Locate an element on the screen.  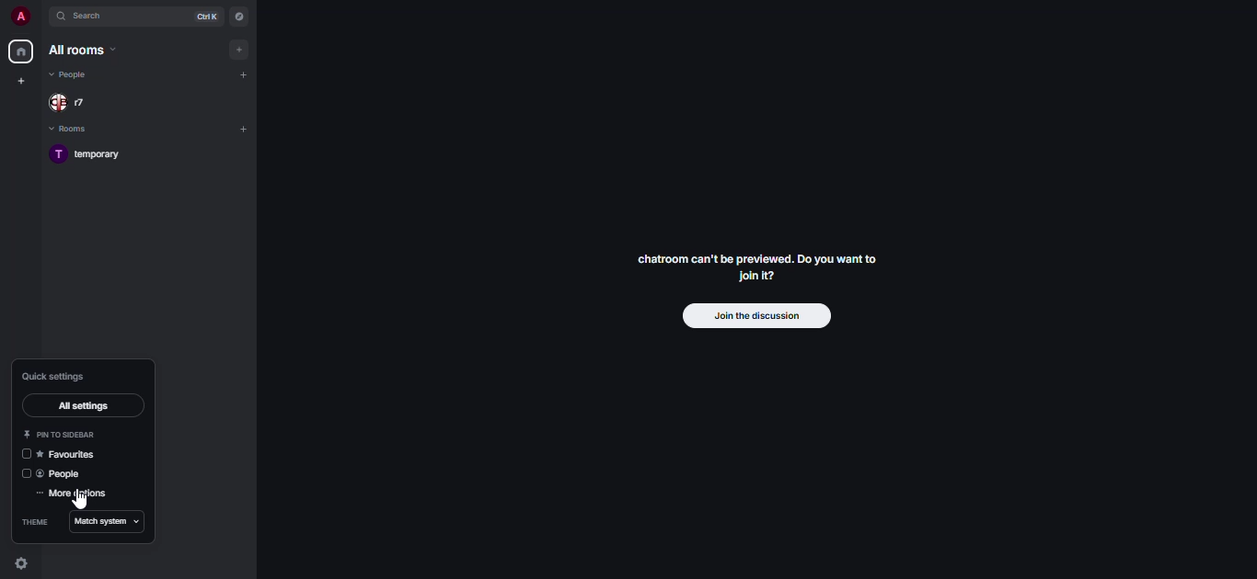
quick settings is located at coordinates (22, 564).